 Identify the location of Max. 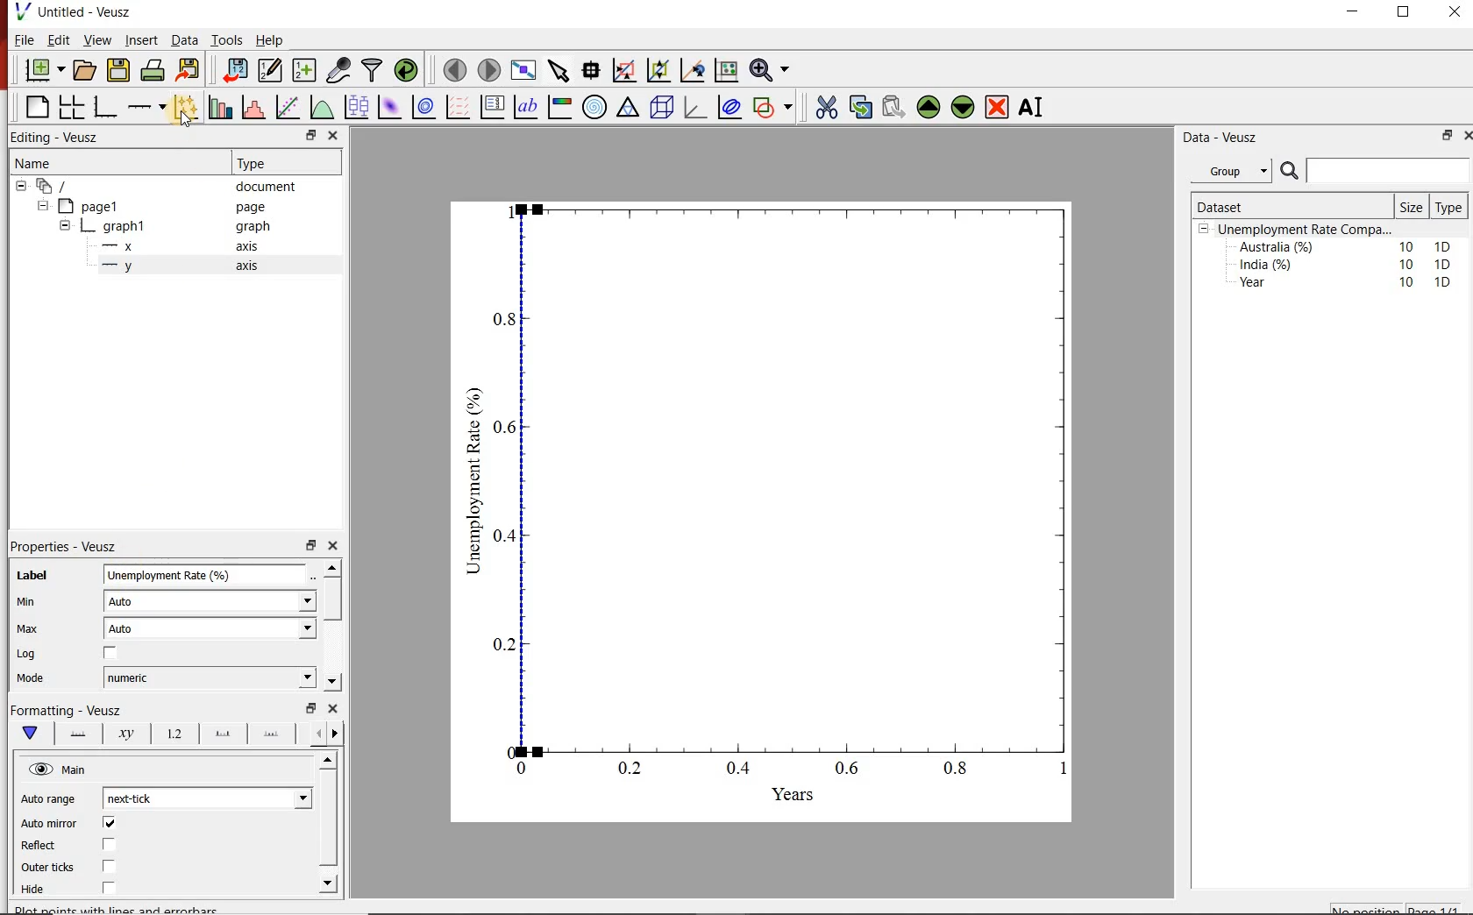
(36, 630).